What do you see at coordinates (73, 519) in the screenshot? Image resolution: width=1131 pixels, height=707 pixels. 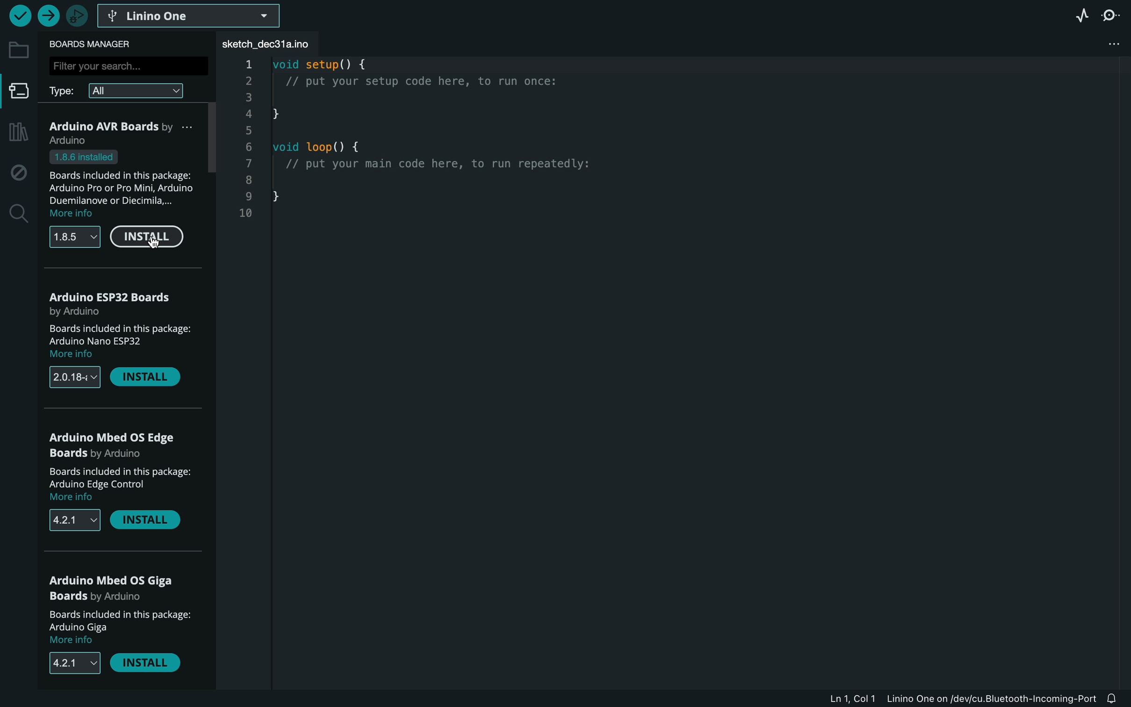 I see `versions` at bounding box center [73, 519].